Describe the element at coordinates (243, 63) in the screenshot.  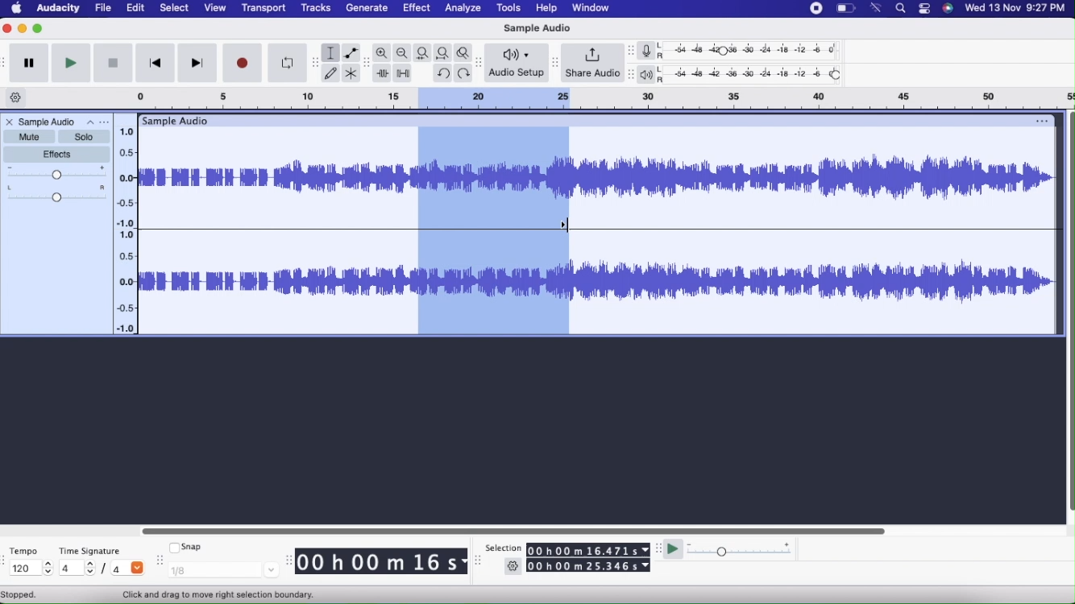
I see `Record` at that location.